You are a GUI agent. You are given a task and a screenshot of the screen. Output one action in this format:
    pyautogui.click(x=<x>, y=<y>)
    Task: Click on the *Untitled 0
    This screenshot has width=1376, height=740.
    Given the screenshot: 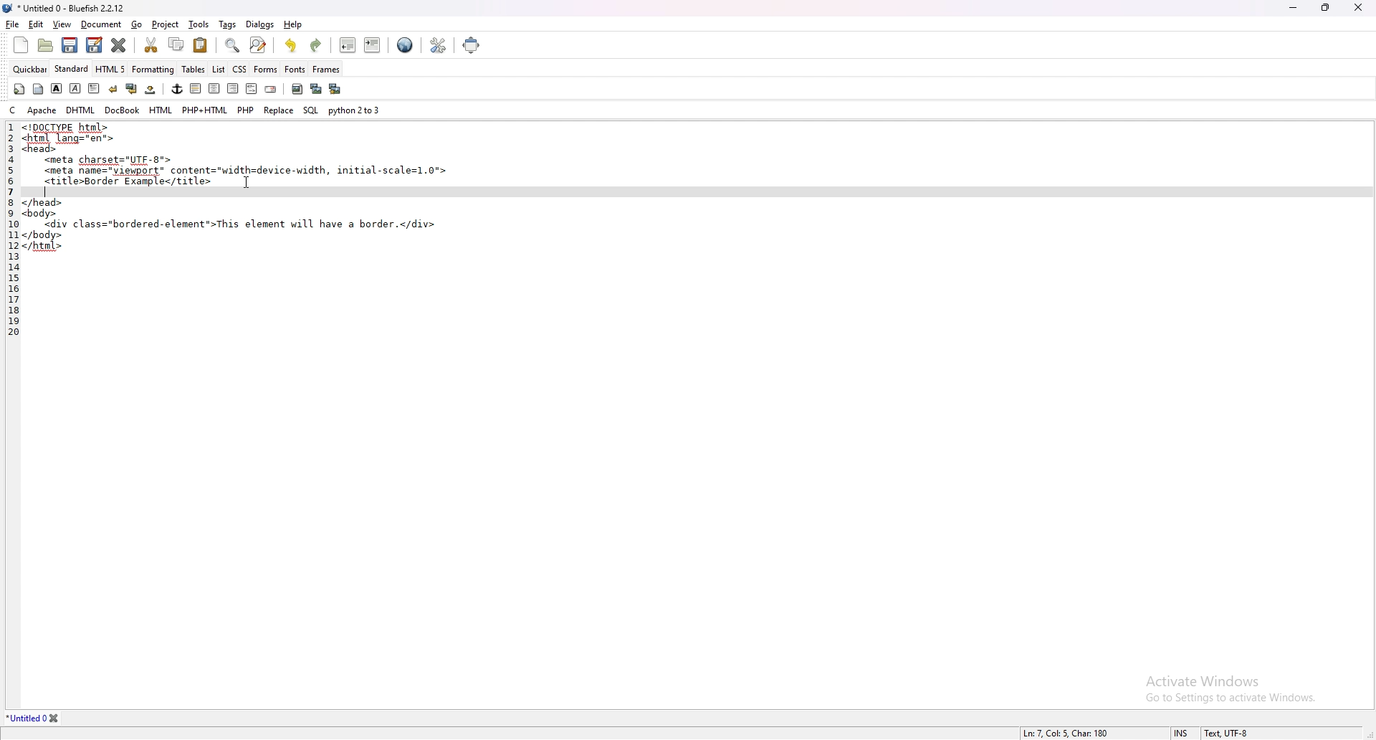 What is the action you would take?
    pyautogui.click(x=34, y=718)
    